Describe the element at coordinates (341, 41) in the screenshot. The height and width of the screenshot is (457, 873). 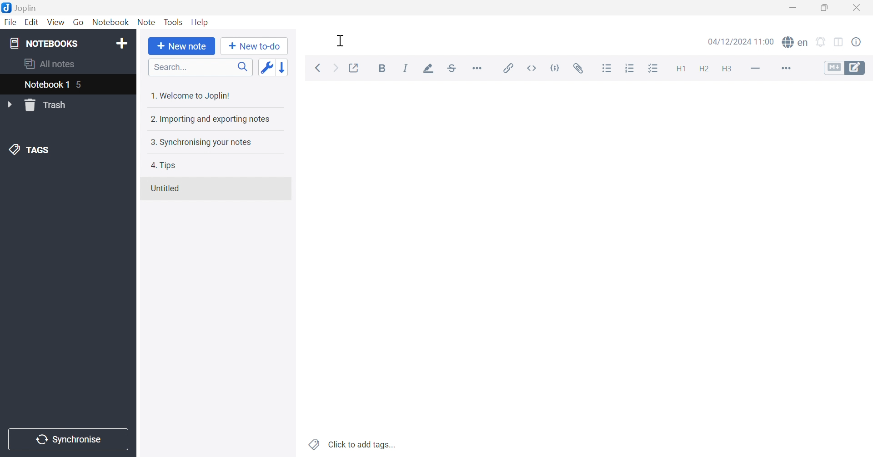
I see `Cursor` at that location.